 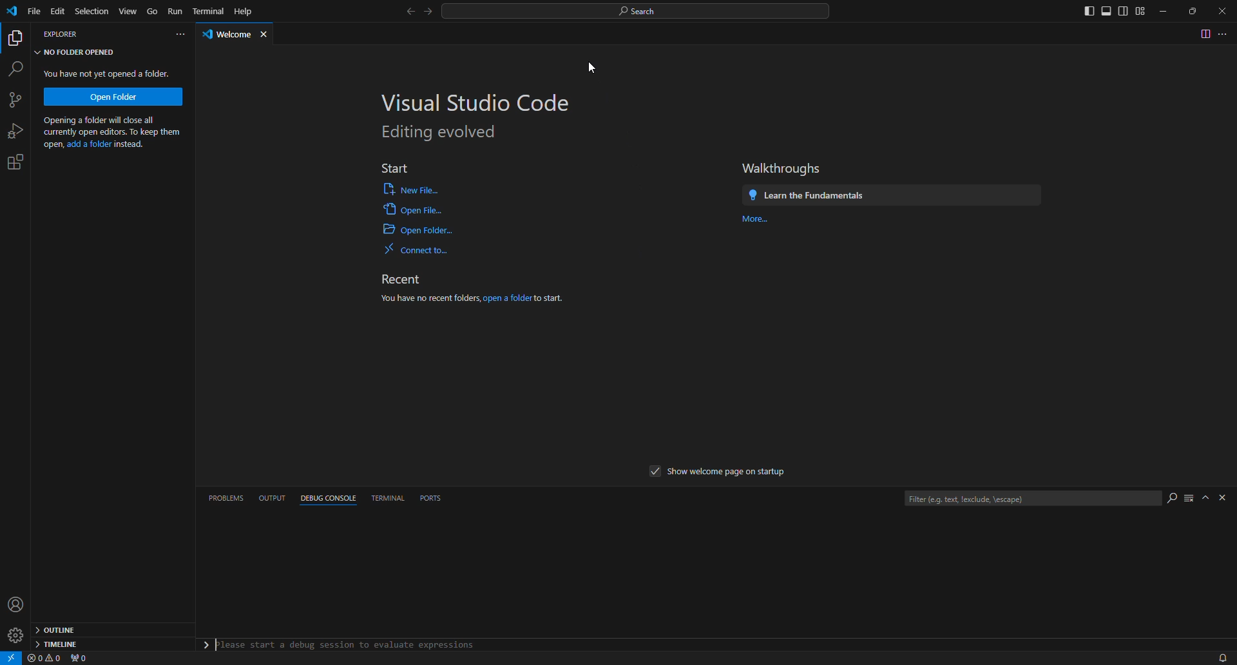 What do you see at coordinates (177, 15) in the screenshot?
I see `Run` at bounding box center [177, 15].